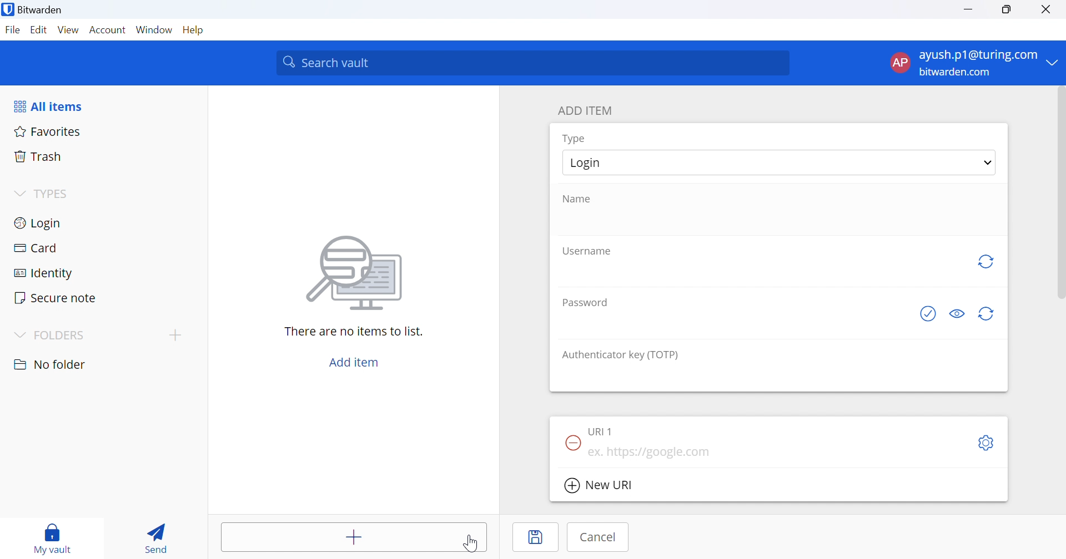 Image resolution: width=1066 pixels, height=559 pixels. Describe the element at coordinates (899, 62) in the screenshot. I see `AP` at that location.